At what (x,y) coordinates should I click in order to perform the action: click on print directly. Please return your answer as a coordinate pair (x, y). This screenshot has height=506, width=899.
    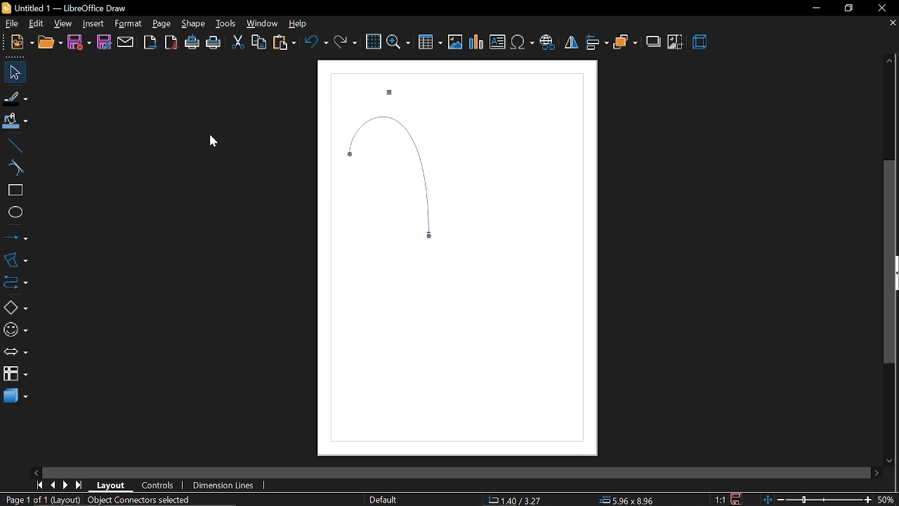
    Looking at the image, I should click on (192, 44).